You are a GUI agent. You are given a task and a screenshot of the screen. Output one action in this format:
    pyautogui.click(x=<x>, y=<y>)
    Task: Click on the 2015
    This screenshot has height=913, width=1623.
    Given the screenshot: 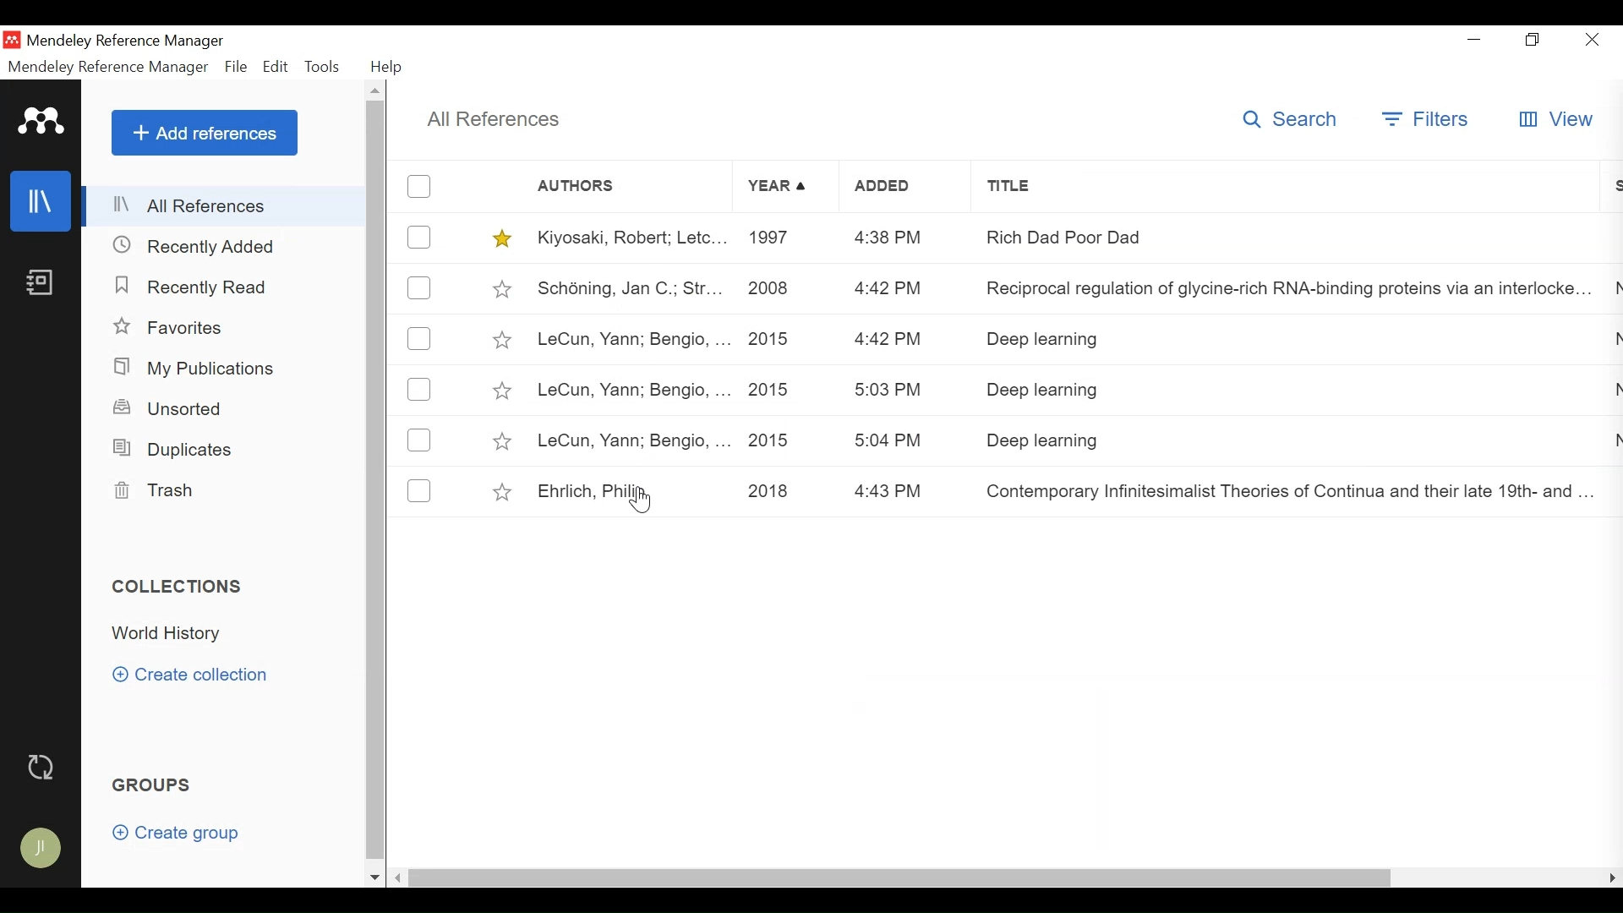 What is the action you would take?
    pyautogui.click(x=773, y=390)
    